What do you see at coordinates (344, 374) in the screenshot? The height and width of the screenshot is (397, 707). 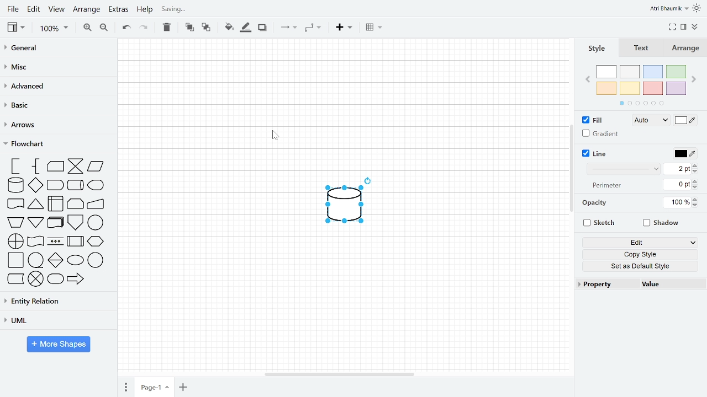 I see `horizontal scrollbar` at bounding box center [344, 374].